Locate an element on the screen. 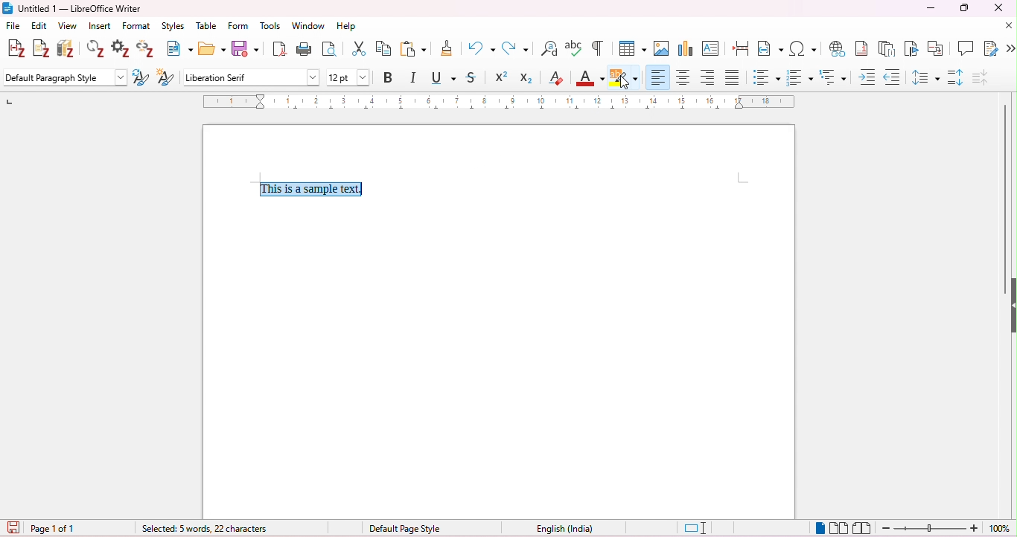  tools is located at coordinates (270, 26).